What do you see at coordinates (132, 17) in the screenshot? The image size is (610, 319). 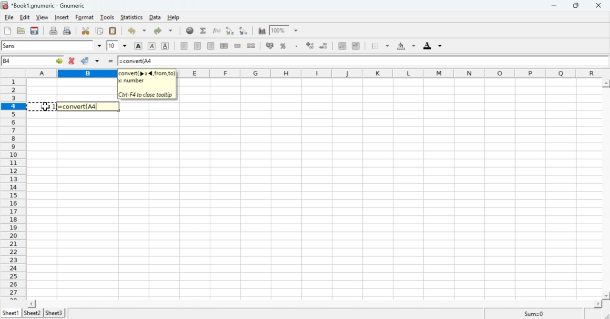 I see `Statistics` at bounding box center [132, 17].